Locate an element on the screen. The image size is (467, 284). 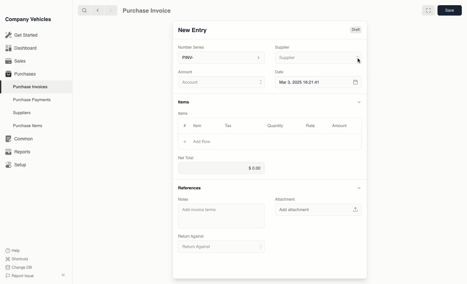
collapse is located at coordinates (359, 188).